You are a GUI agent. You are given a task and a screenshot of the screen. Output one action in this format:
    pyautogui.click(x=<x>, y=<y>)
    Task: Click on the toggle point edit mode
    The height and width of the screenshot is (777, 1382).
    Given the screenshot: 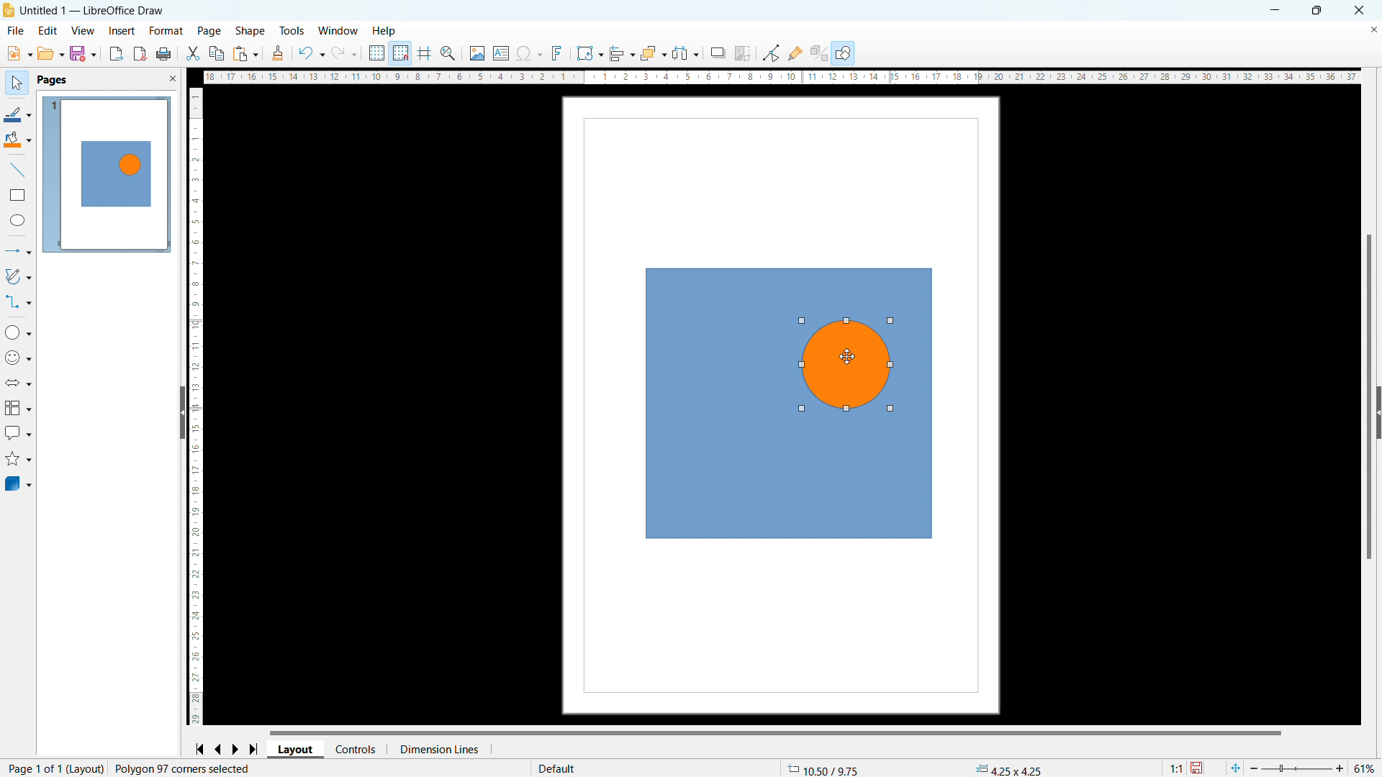 What is the action you would take?
    pyautogui.click(x=771, y=53)
    